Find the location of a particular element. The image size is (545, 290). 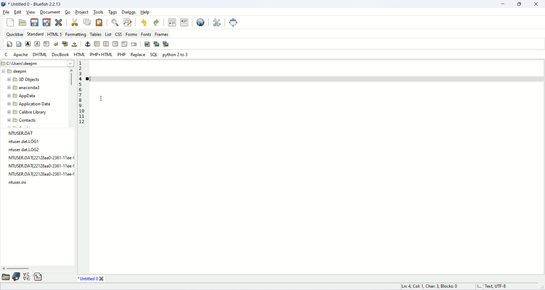

new file is located at coordinates (9, 23).